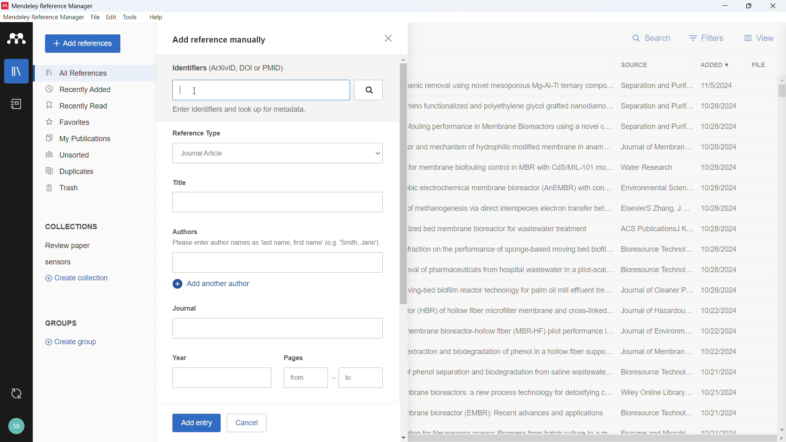 This screenshot has width=786, height=442. What do you see at coordinates (707, 38) in the screenshot?
I see `filters` at bounding box center [707, 38].